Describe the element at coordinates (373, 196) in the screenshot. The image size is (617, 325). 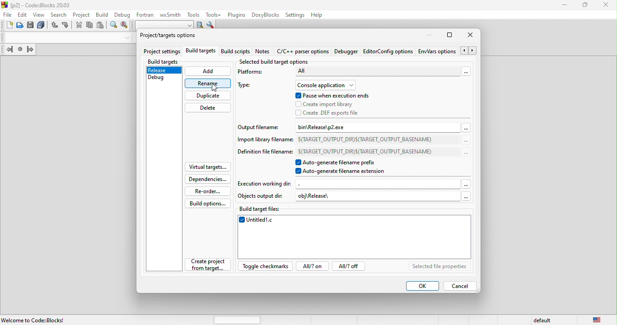
I see `ir obj\Release\` at that location.